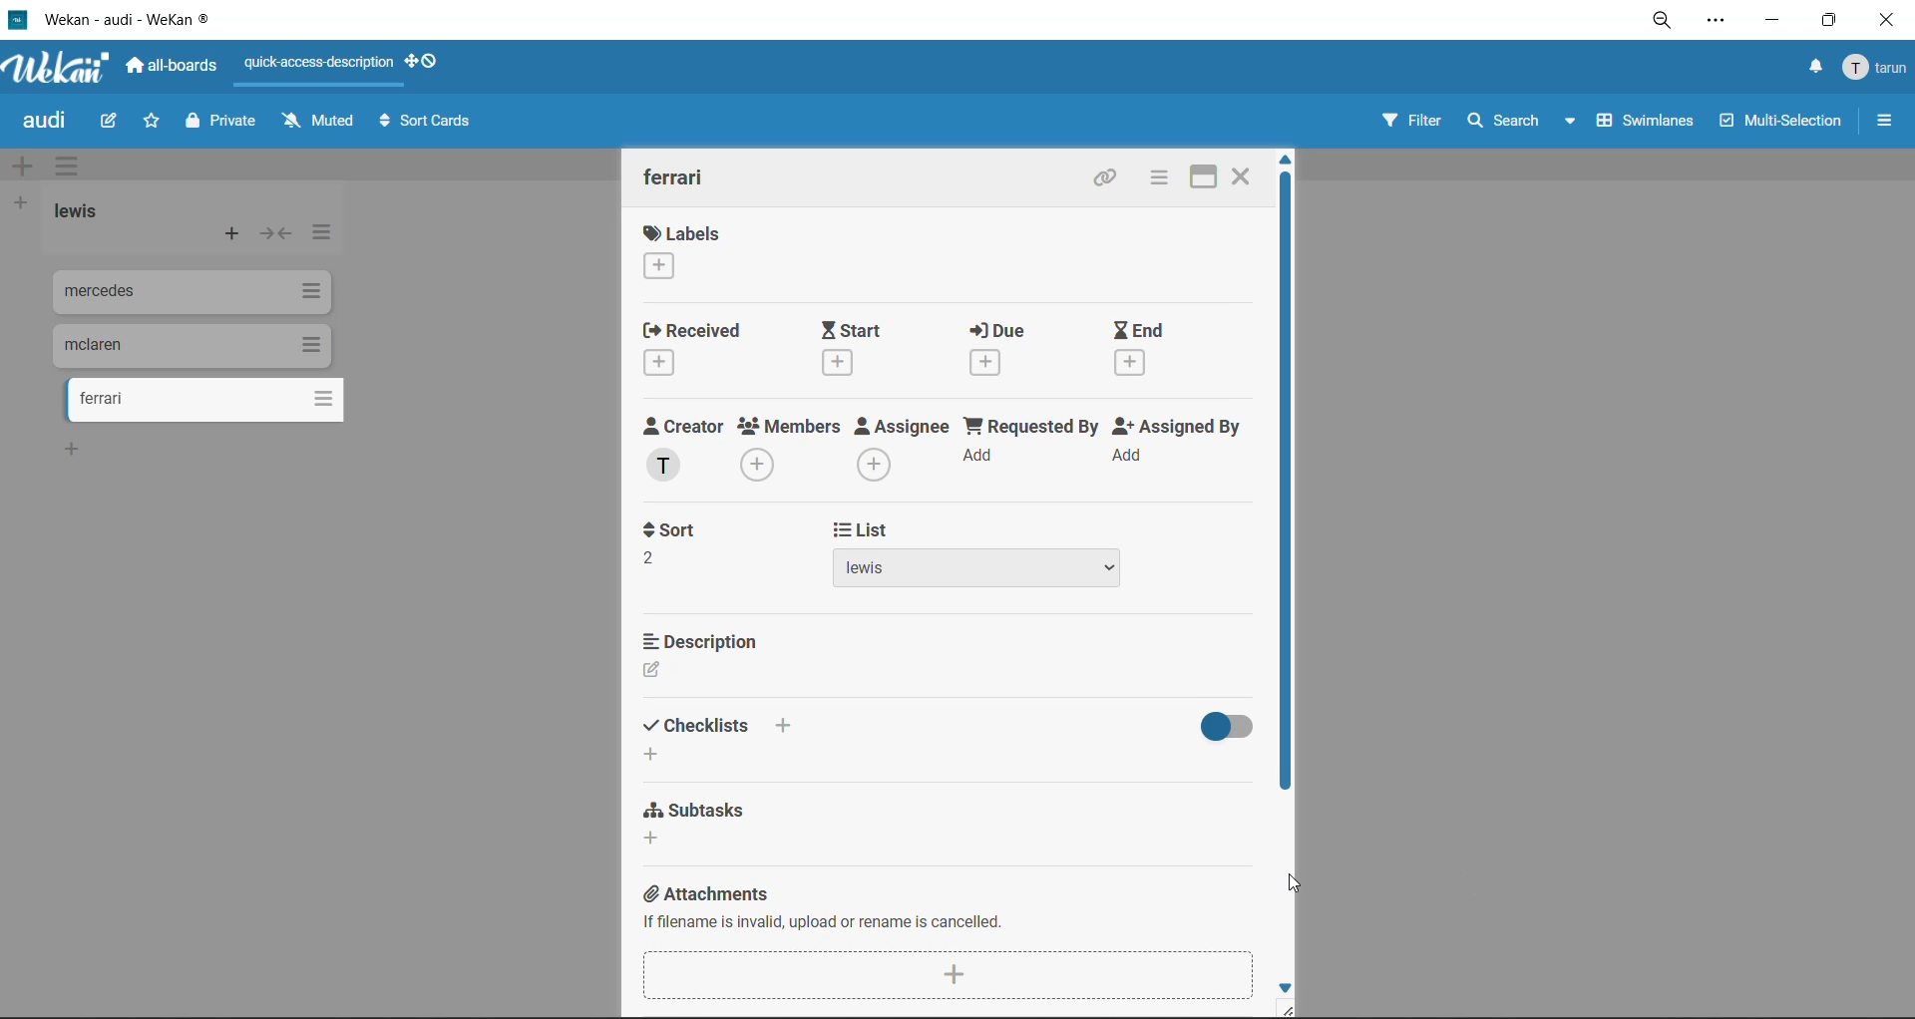  Describe the element at coordinates (721, 741) in the screenshot. I see `checklists` at that location.